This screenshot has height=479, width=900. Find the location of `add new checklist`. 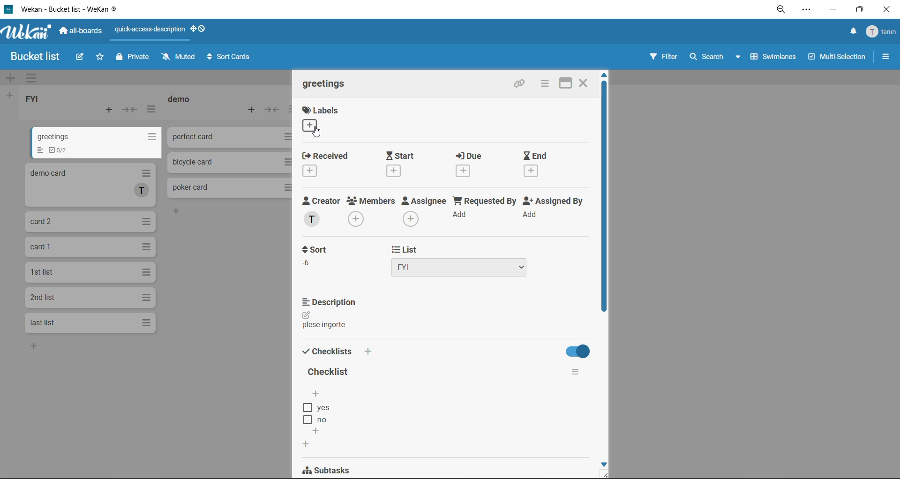

add new checklist is located at coordinates (305, 444).